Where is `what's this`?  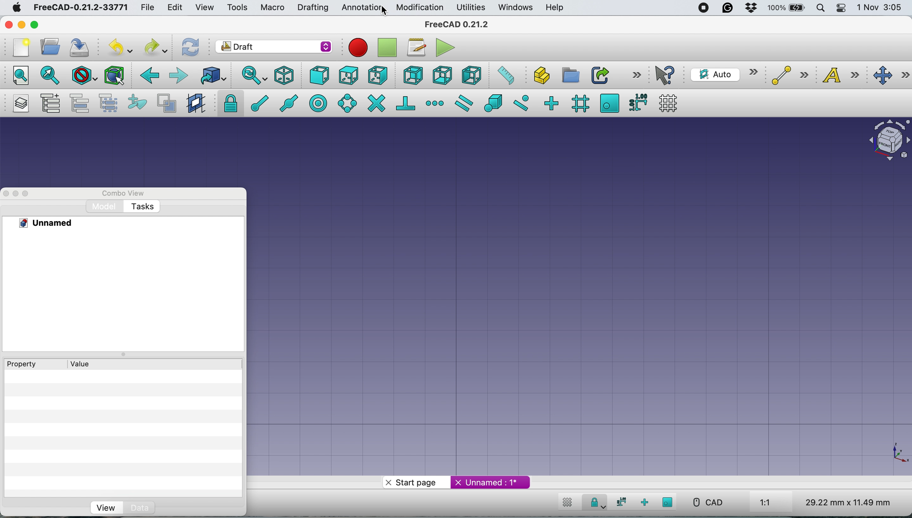
what's this is located at coordinates (665, 75).